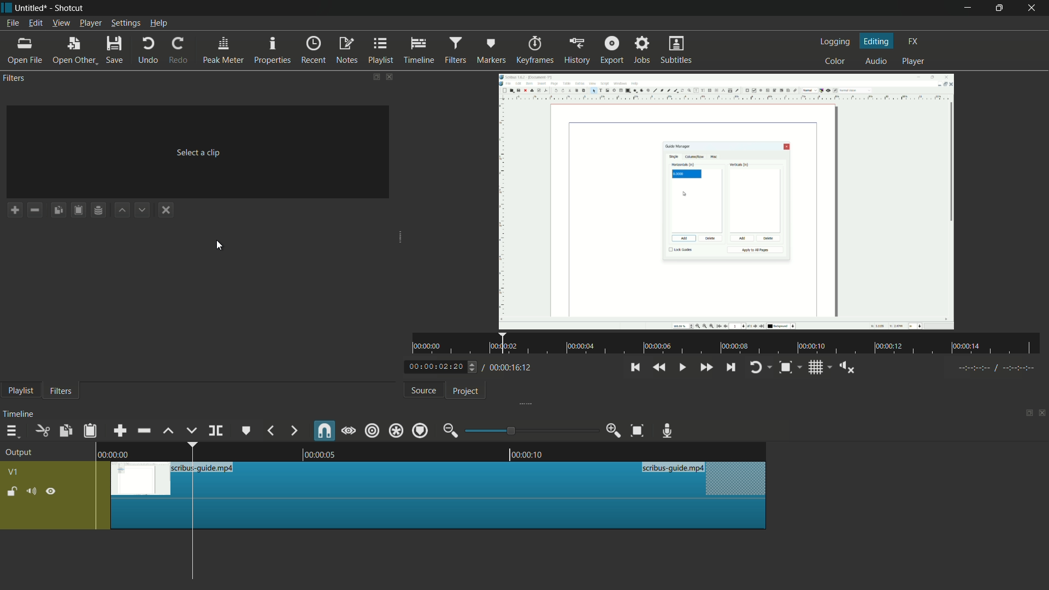 The width and height of the screenshot is (1049, 590). Describe the element at coordinates (143, 210) in the screenshot. I see `move filter down` at that location.